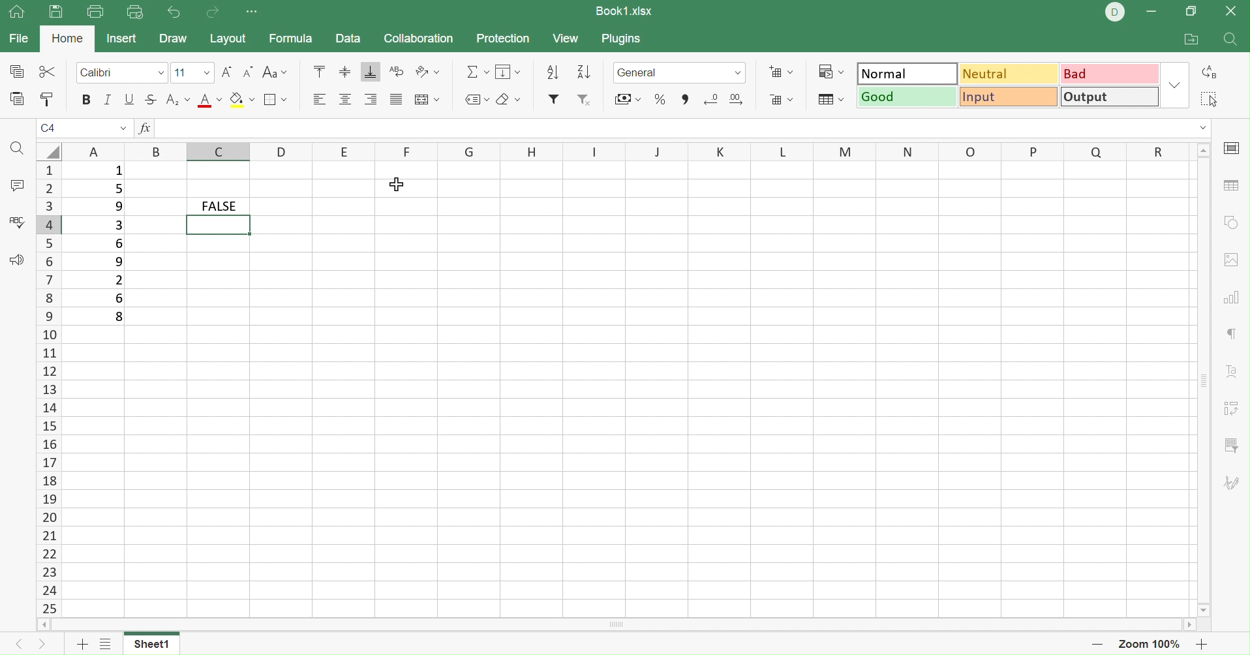 The width and height of the screenshot is (1250, 655). Describe the element at coordinates (1205, 610) in the screenshot. I see `Scroll down` at that location.